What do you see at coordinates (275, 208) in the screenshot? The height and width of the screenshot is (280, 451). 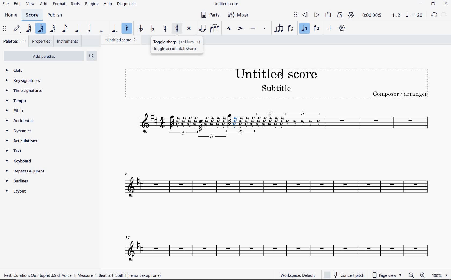 I see `INSTRUMENT: TENOR SAXOPHONE` at bounding box center [275, 208].